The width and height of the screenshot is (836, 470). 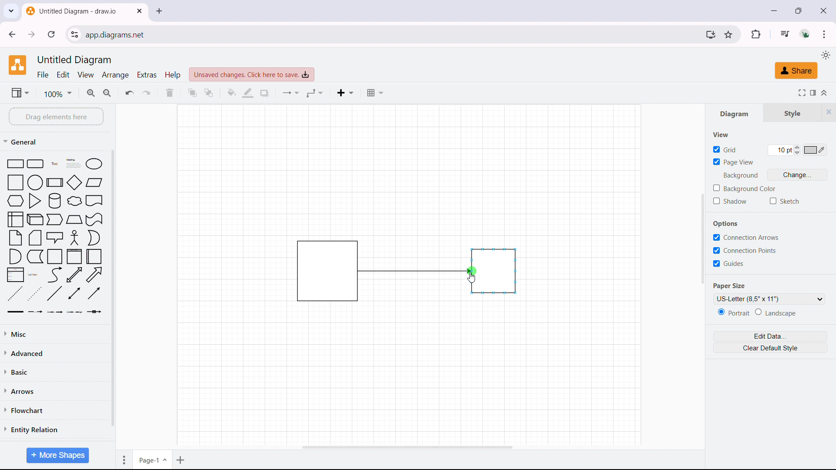 I want to click on close tab, so click(x=139, y=11).